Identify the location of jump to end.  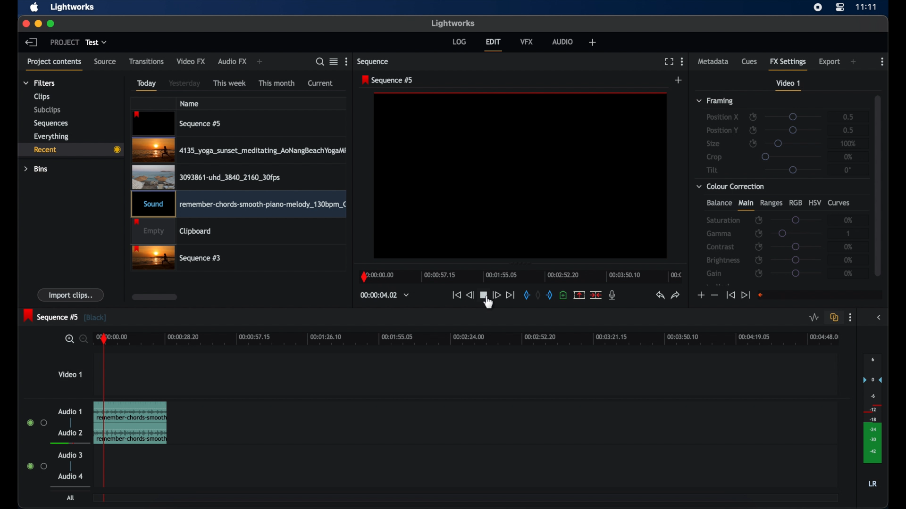
(511, 295).